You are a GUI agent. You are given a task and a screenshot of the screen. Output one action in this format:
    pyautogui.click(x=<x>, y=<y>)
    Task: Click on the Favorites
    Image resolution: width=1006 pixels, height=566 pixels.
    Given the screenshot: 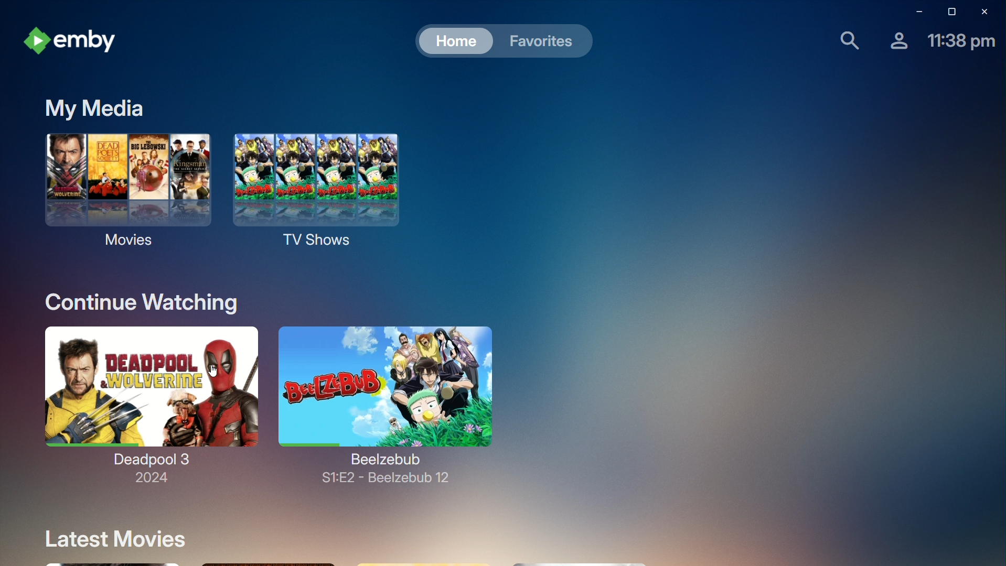 What is the action you would take?
    pyautogui.click(x=536, y=41)
    